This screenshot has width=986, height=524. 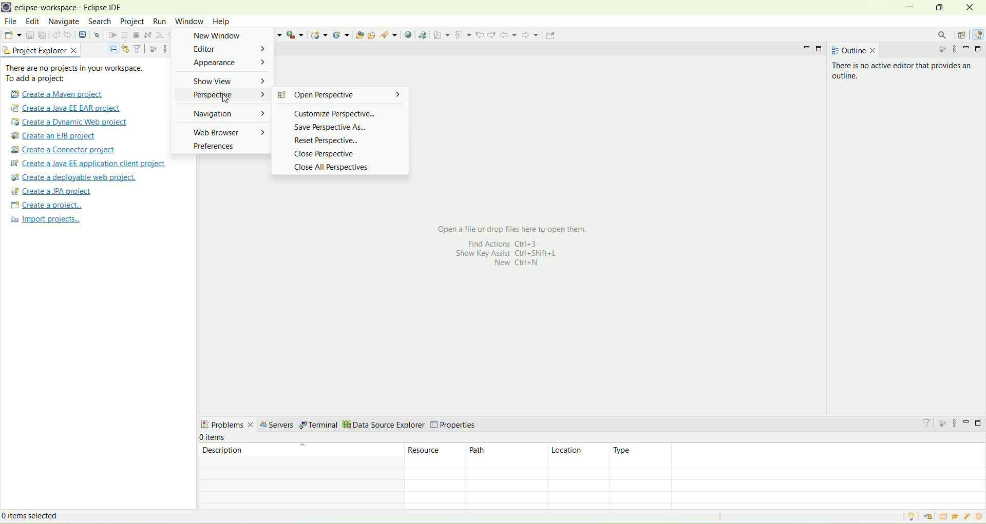 What do you see at coordinates (60, 93) in the screenshot?
I see `create a Maven project` at bounding box center [60, 93].